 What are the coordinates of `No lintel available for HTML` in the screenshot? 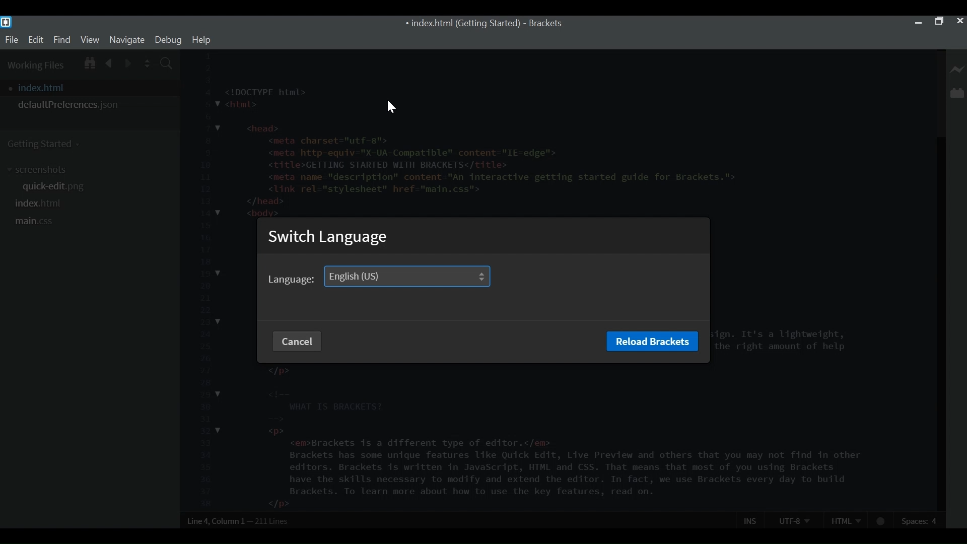 It's located at (881, 521).